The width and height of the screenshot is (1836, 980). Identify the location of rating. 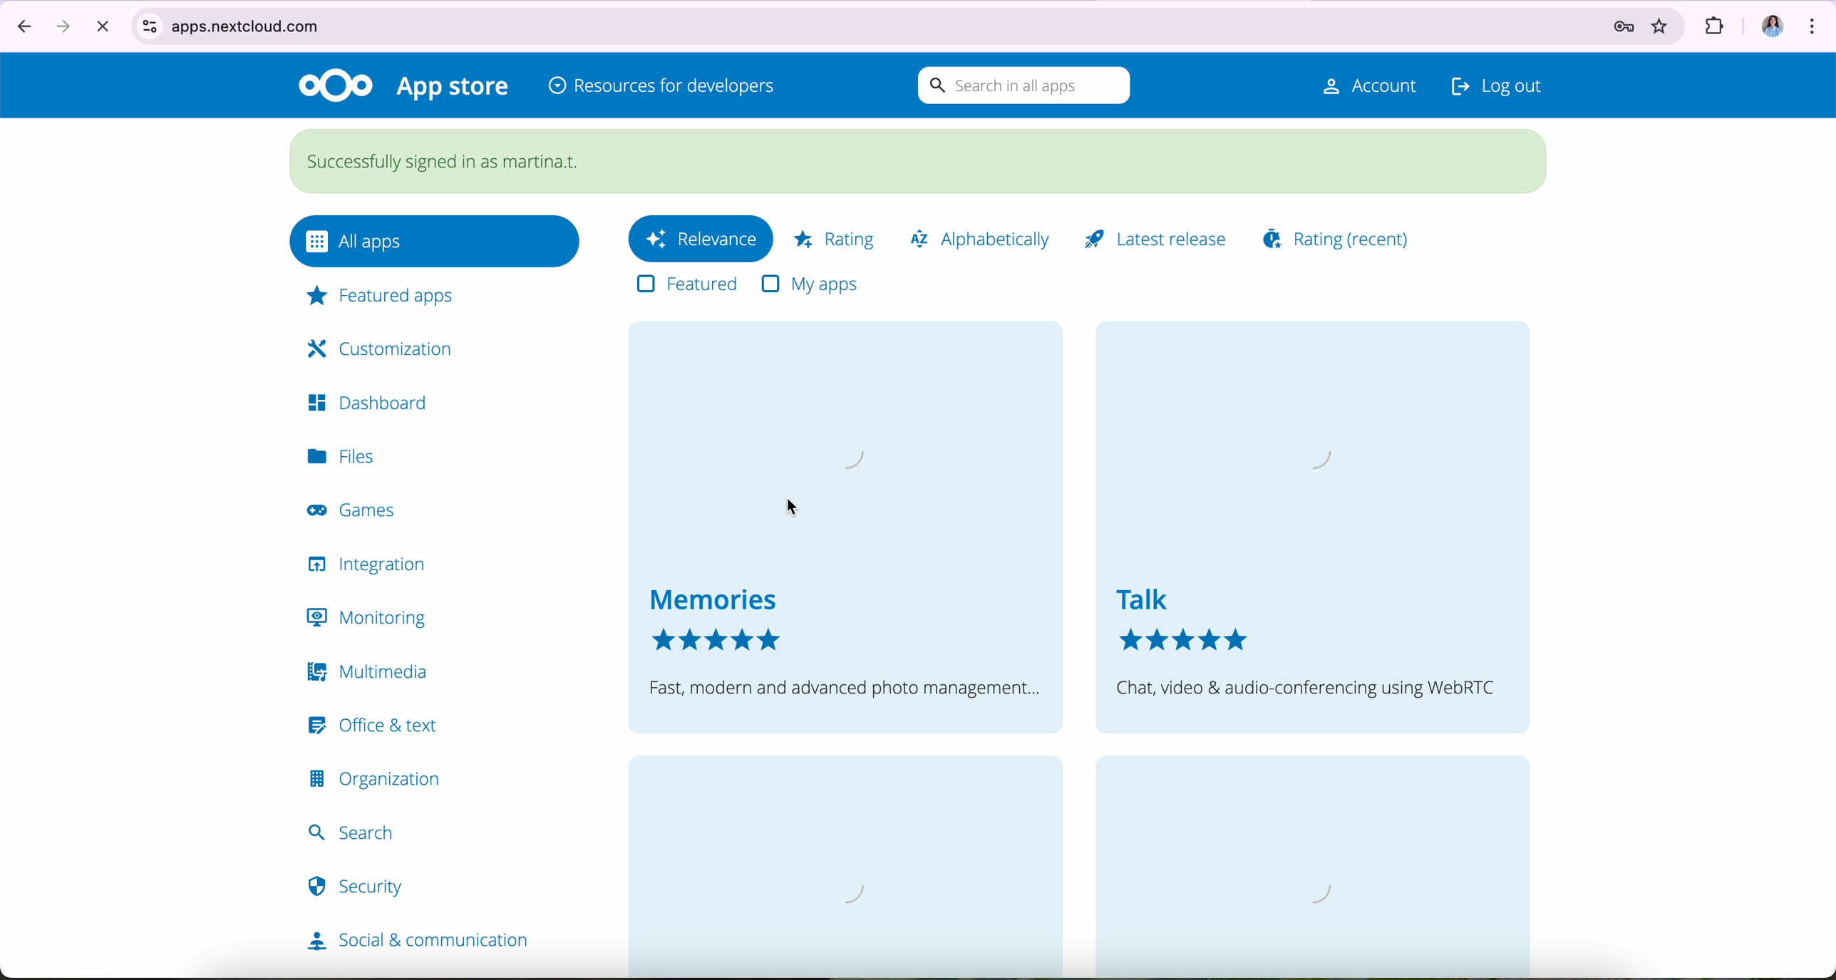
(833, 234).